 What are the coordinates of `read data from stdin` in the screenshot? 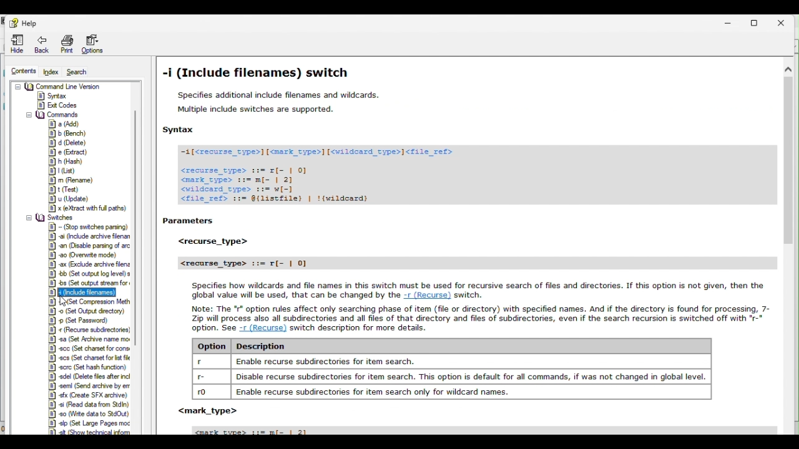 It's located at (88, 405).